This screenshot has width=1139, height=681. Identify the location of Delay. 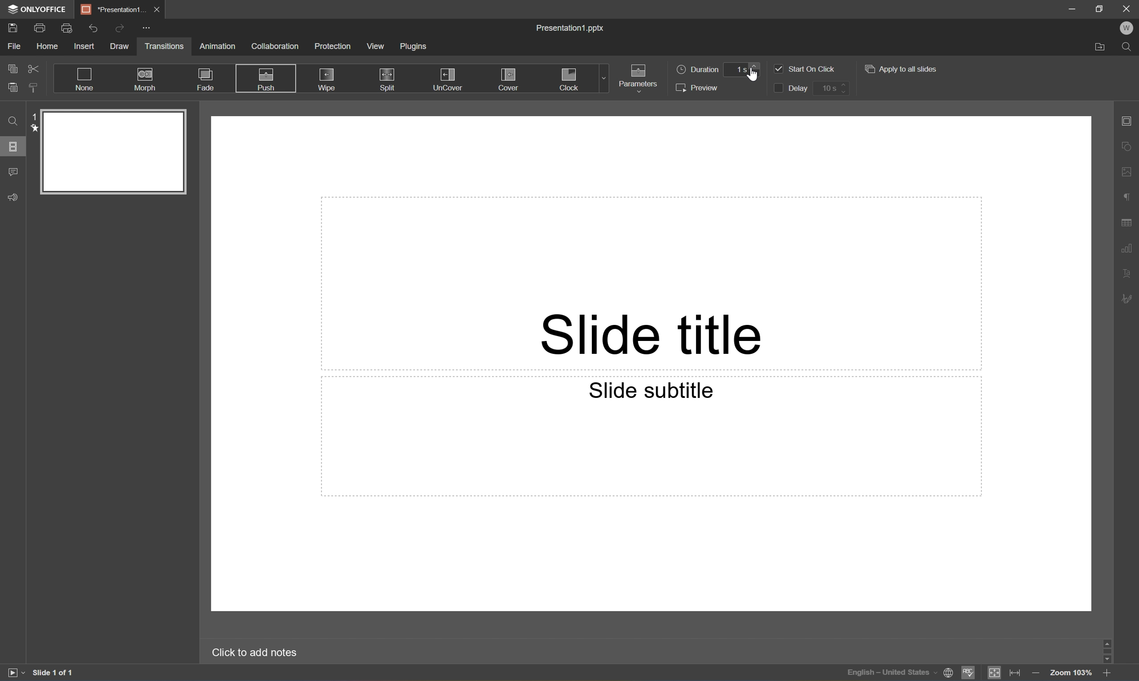
(789, 89).